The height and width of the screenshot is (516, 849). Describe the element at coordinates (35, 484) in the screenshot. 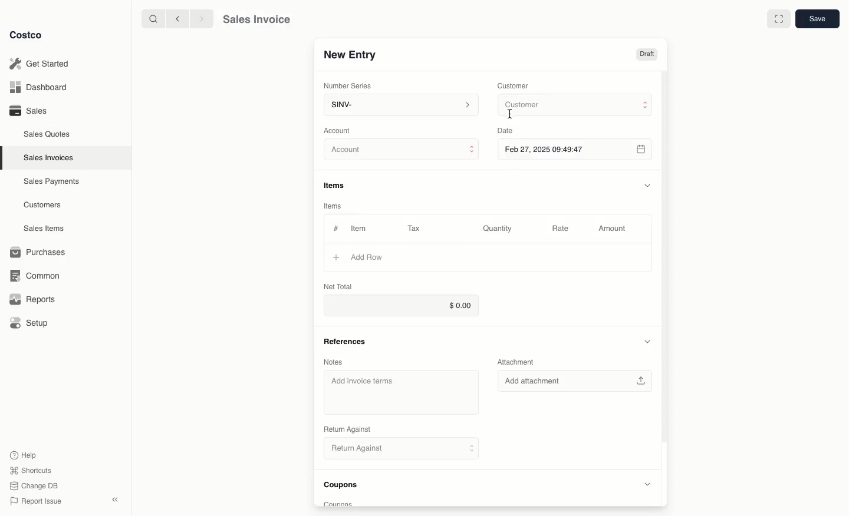

I see `Change DB` at that location.